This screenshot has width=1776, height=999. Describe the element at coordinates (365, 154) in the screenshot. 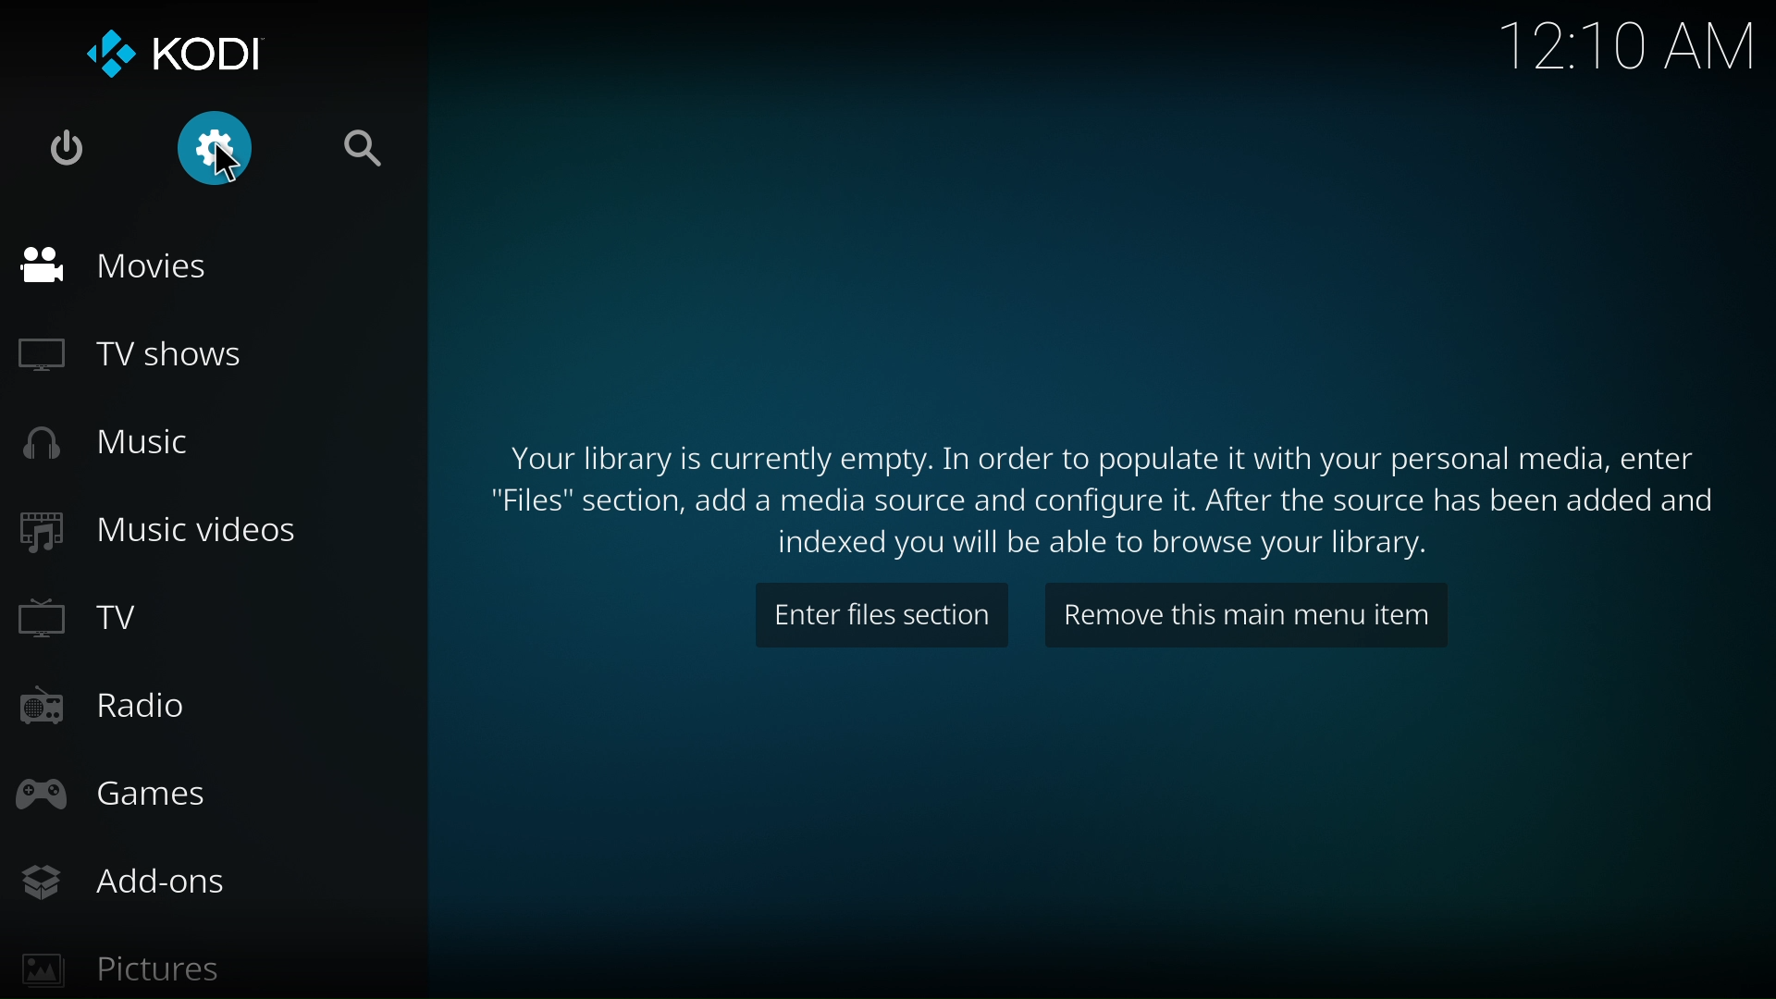

I see `search` at that location.